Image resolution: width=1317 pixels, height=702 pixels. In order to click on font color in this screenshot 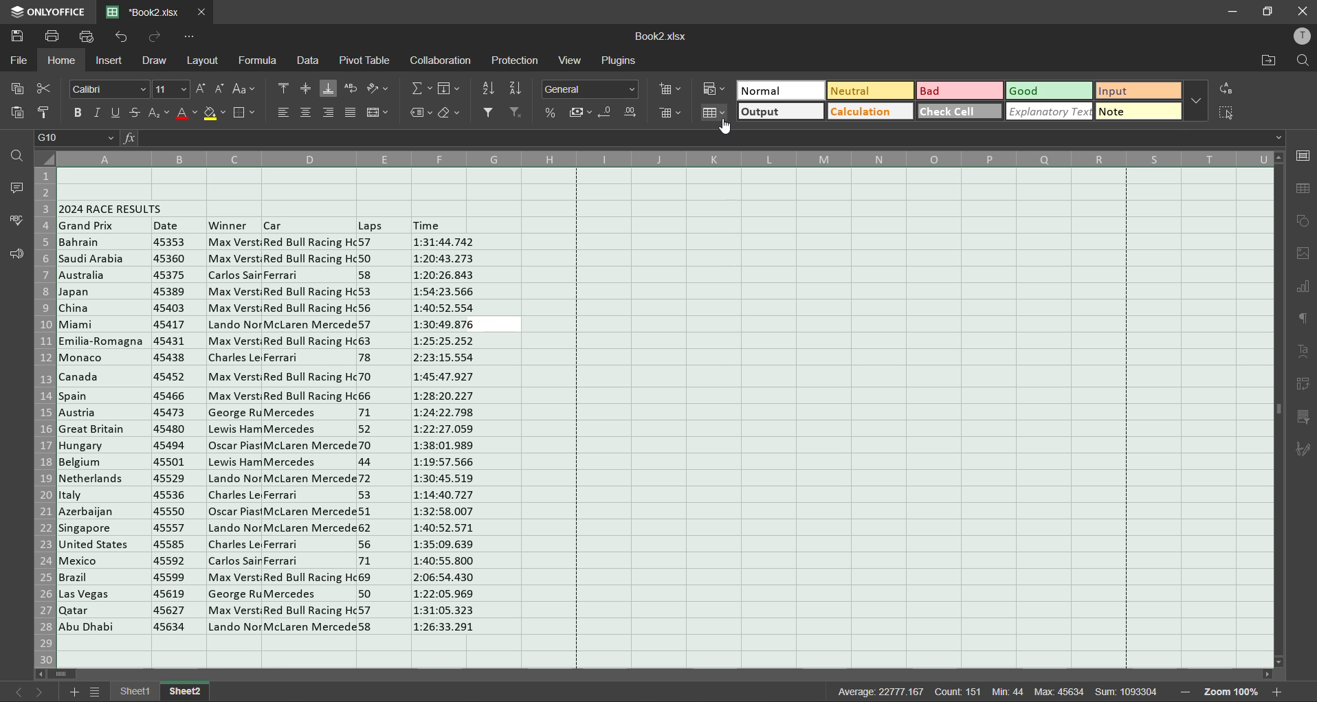, I will do `click(186, 116)`.